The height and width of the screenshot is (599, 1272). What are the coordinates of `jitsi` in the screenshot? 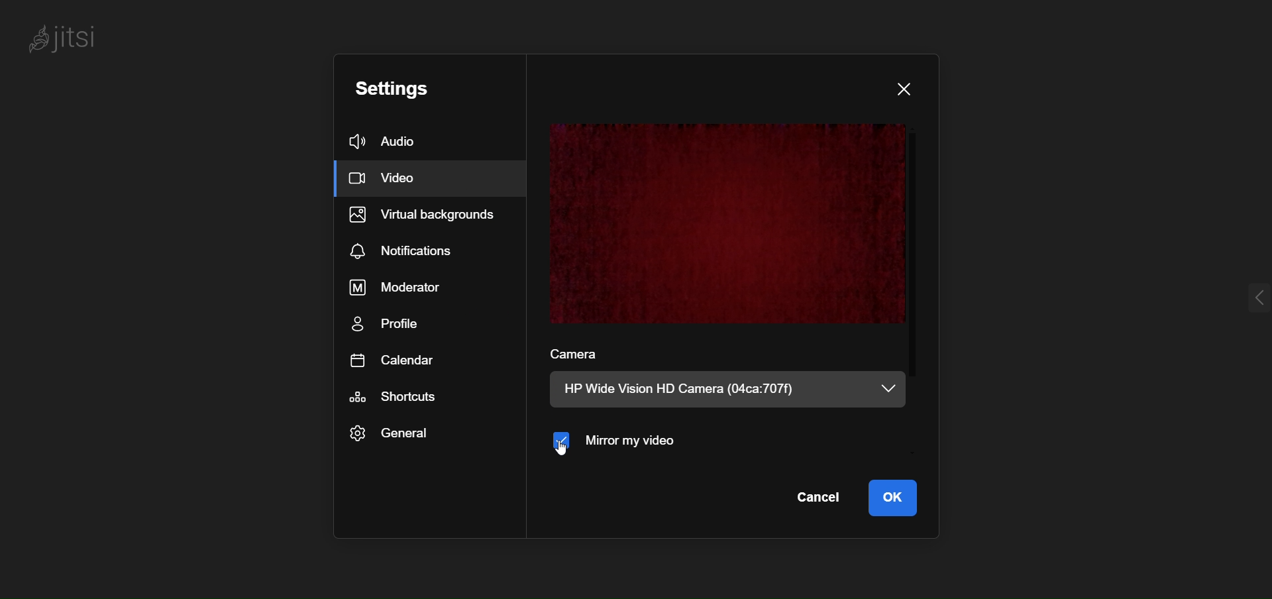 It's located at (66, 38).